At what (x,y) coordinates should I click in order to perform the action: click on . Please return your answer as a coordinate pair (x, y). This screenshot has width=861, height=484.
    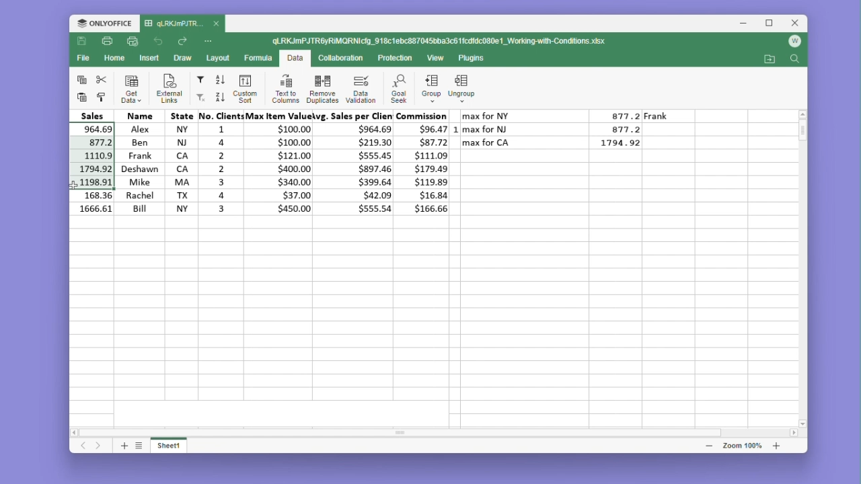
    Looking at the image, I should click on (435, 58).